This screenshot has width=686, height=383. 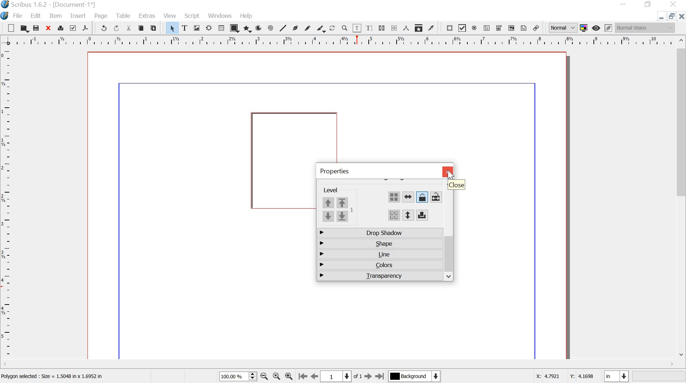 What do you see at coordinates (394, 197) in the screenshot?
I see `group selected objects` at bounding box center [394, 197].